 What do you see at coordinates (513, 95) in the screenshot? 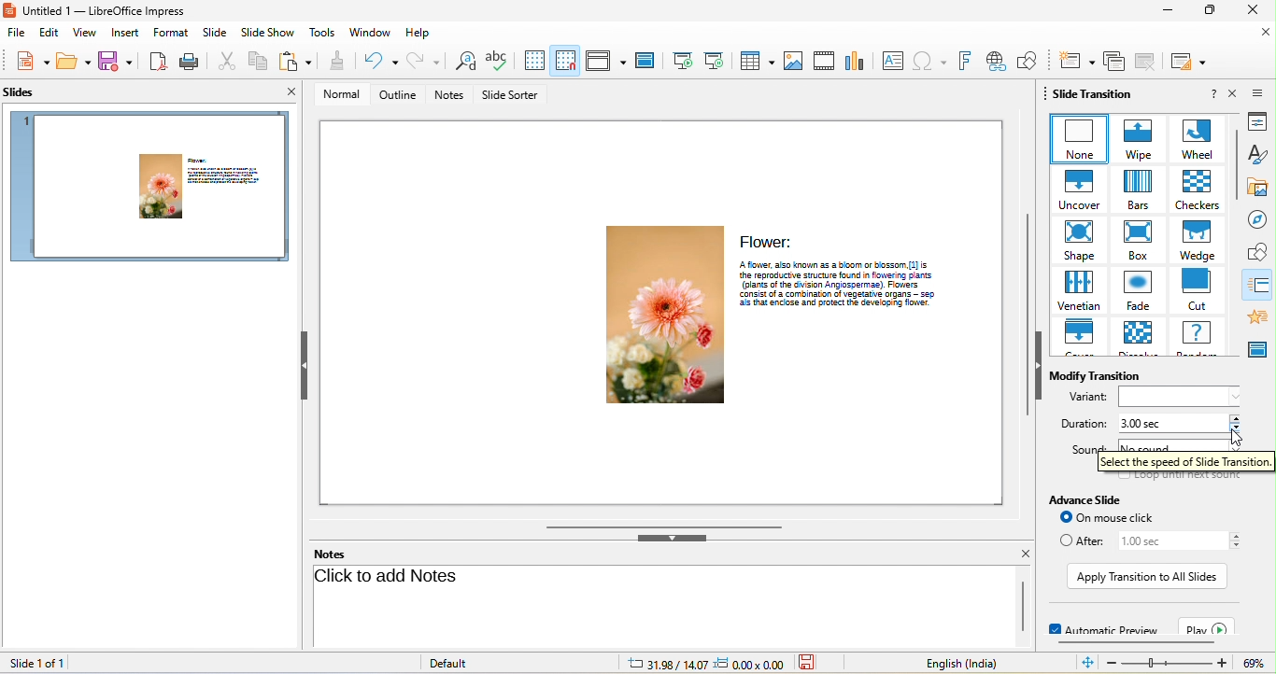
I see `slide sorter` at bounding box center [513, 95].